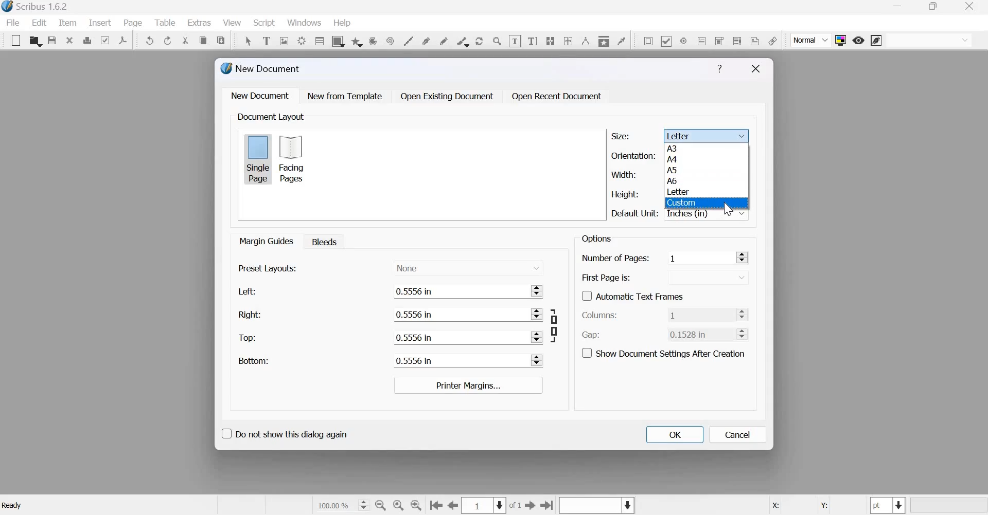 This screenshot has width=988, height=515. What do you see at coordinates (266, 40) in the screenshot?
I see `Text frame` at bounding box center [266, 40].